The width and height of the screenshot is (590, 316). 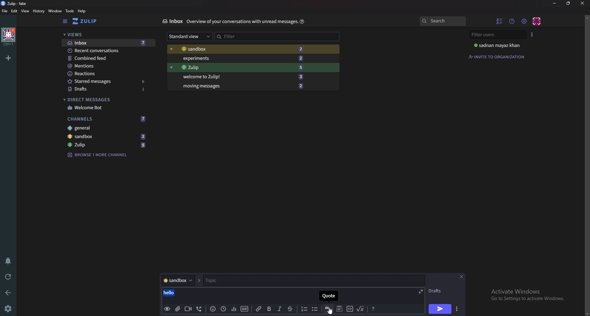 What do you see at coordinates (26, 12) in the screenshot?
I see `View` at bounding box center [26, 12].